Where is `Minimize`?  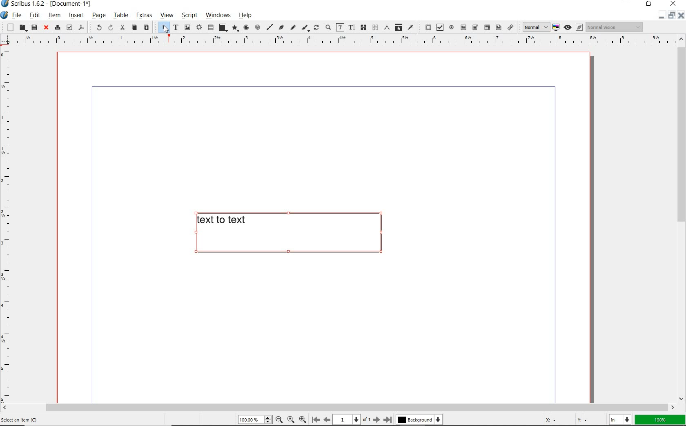
Minimize is located at coordinates (671, 16).